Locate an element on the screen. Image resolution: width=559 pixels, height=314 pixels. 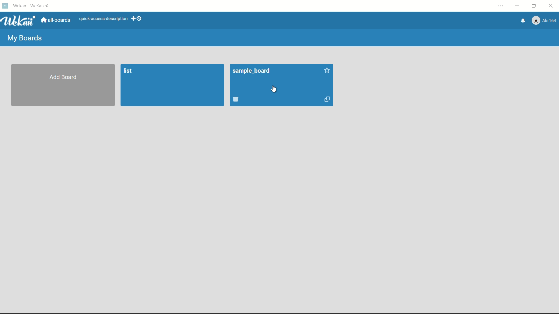
app icon is located at coordinates (5, 6).